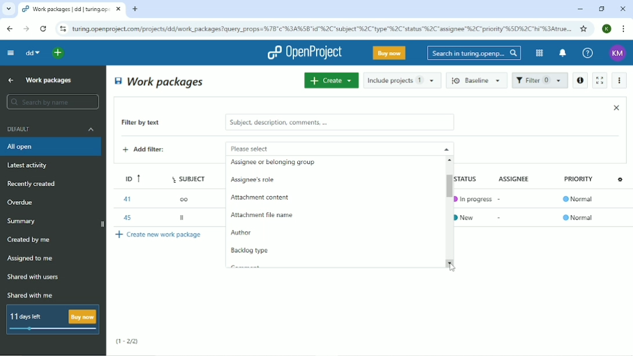 The width and height of the screenshot is (633, 356). I want to click on Buy now, so click(390, 53).